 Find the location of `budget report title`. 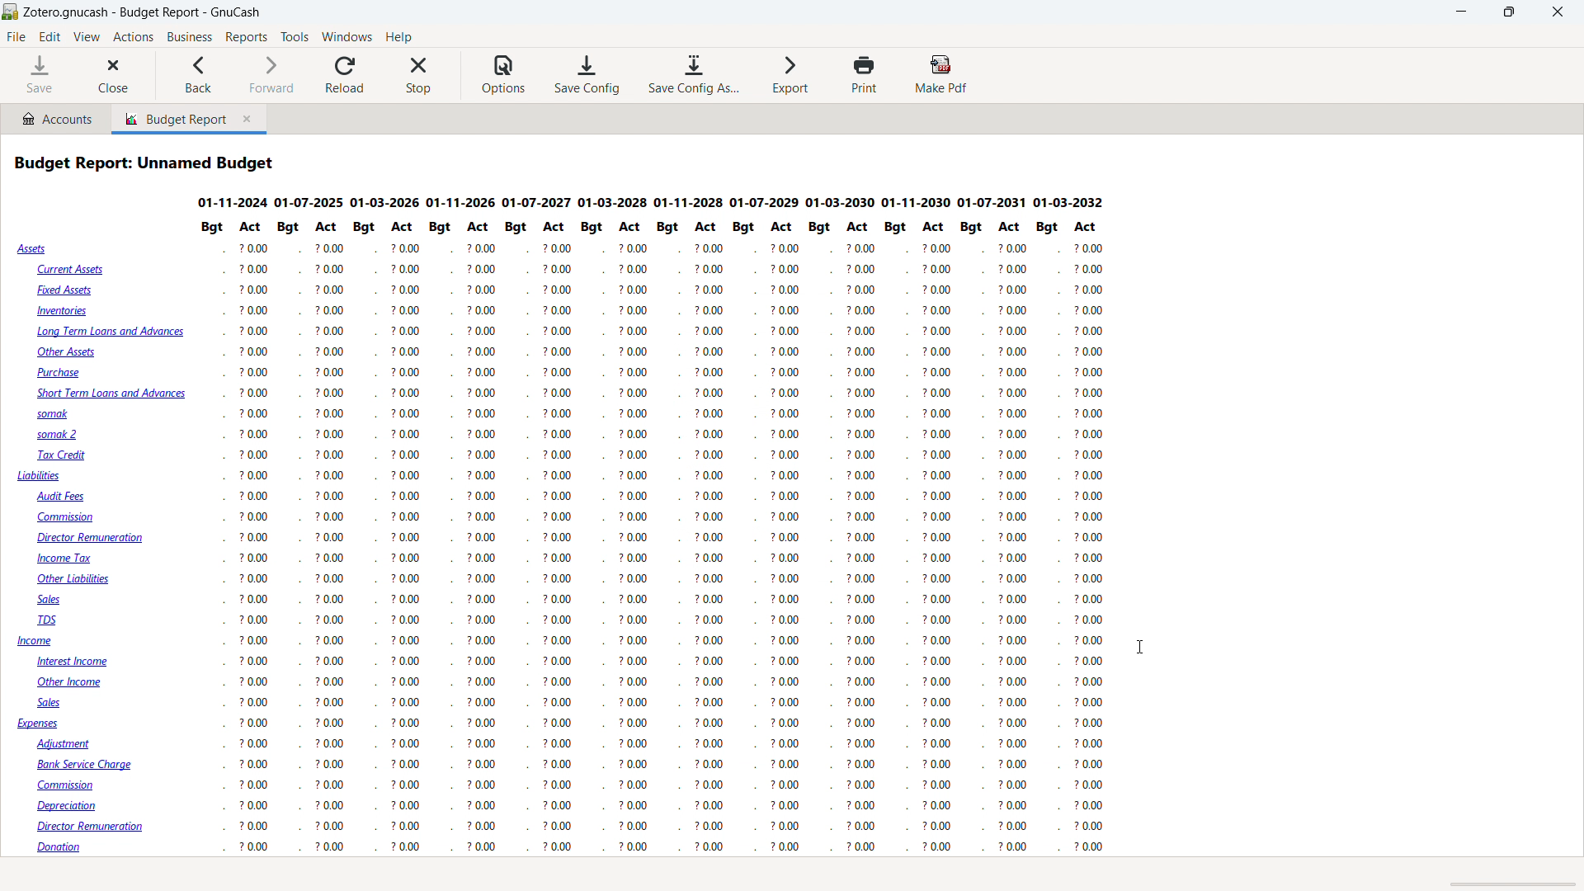

budget report title is located at coordinates (147, 163).